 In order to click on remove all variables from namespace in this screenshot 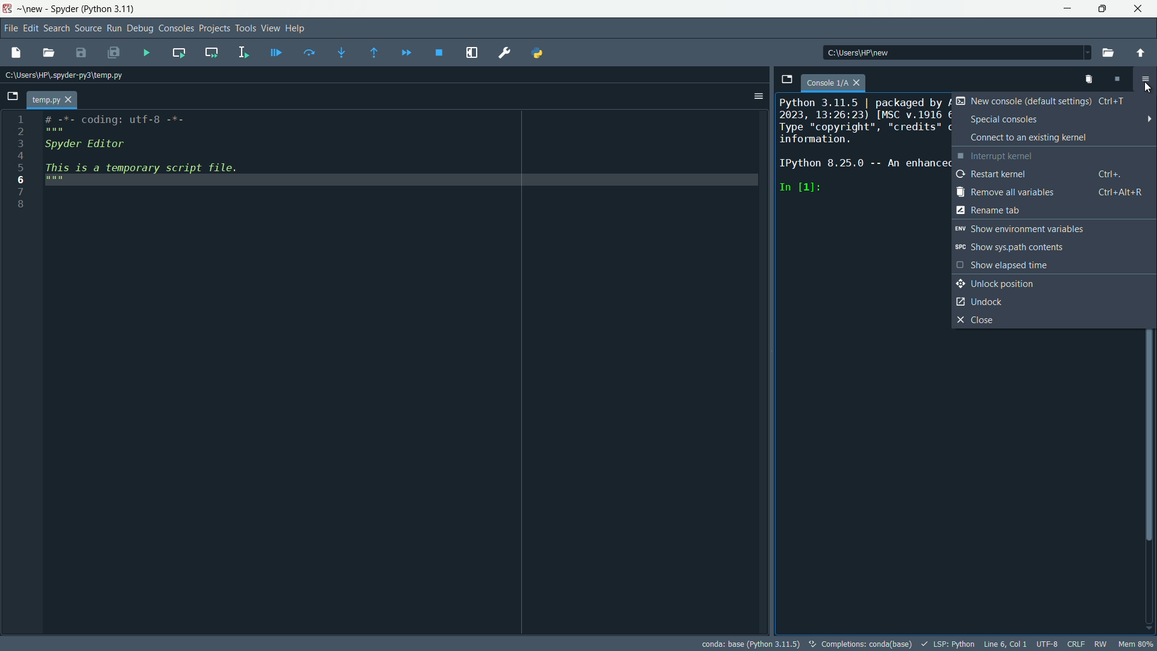, I will do `click(1091, 81)`.